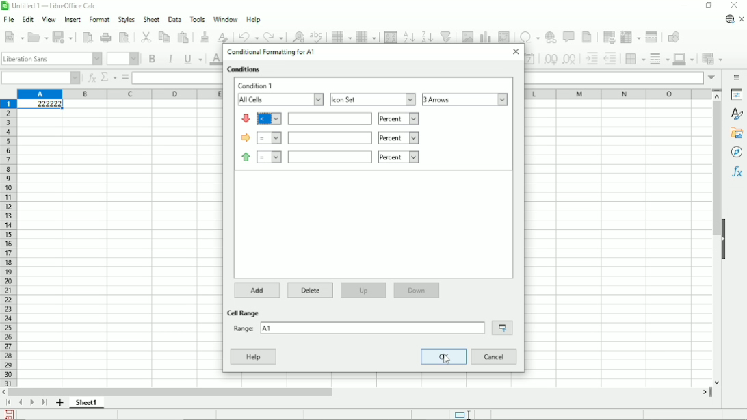 The width and height of the screenshot is (747, 420). What do you see at coordinates (659, 58) in the screenshot?
I see `Border styles` at bounding box center [659, 58].